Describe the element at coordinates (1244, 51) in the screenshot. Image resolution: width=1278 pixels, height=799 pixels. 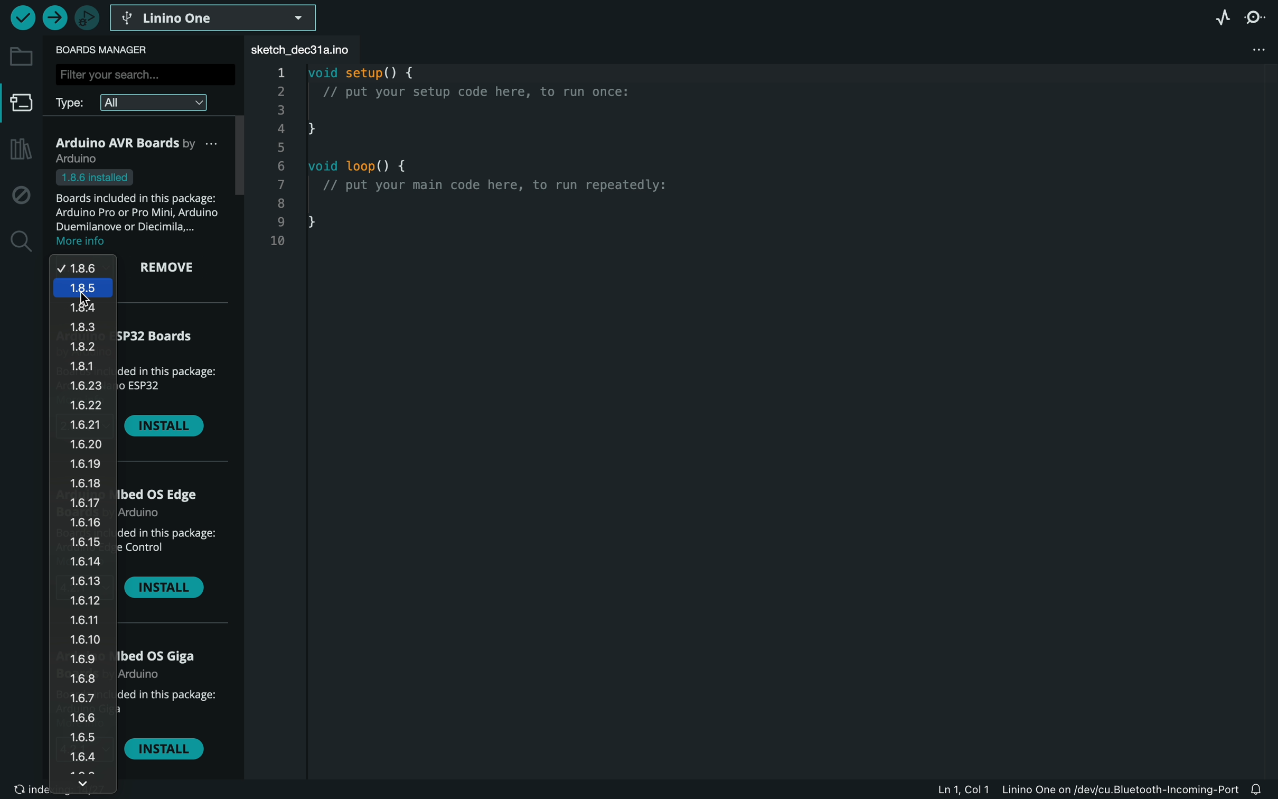
I see `file setting` at that location.